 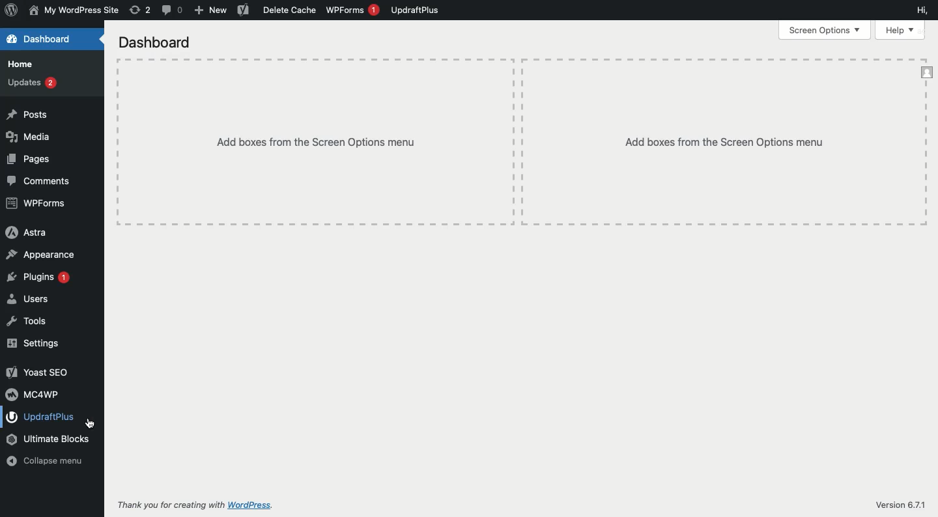 What do you see at coordinates (72, 10) in the screenshot?
I see `WordPress Site` at bounding box center [72, 10].